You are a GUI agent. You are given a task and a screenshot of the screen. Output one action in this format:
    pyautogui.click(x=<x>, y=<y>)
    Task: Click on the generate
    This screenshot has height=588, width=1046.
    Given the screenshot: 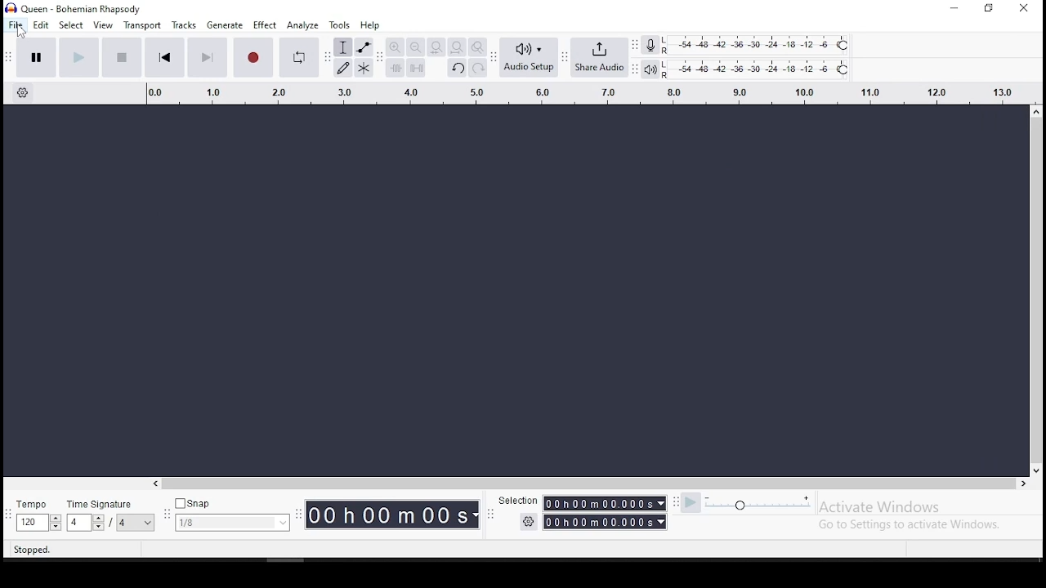 What is the action you would take?
    pyautogui.click(x=225, y=25)
    